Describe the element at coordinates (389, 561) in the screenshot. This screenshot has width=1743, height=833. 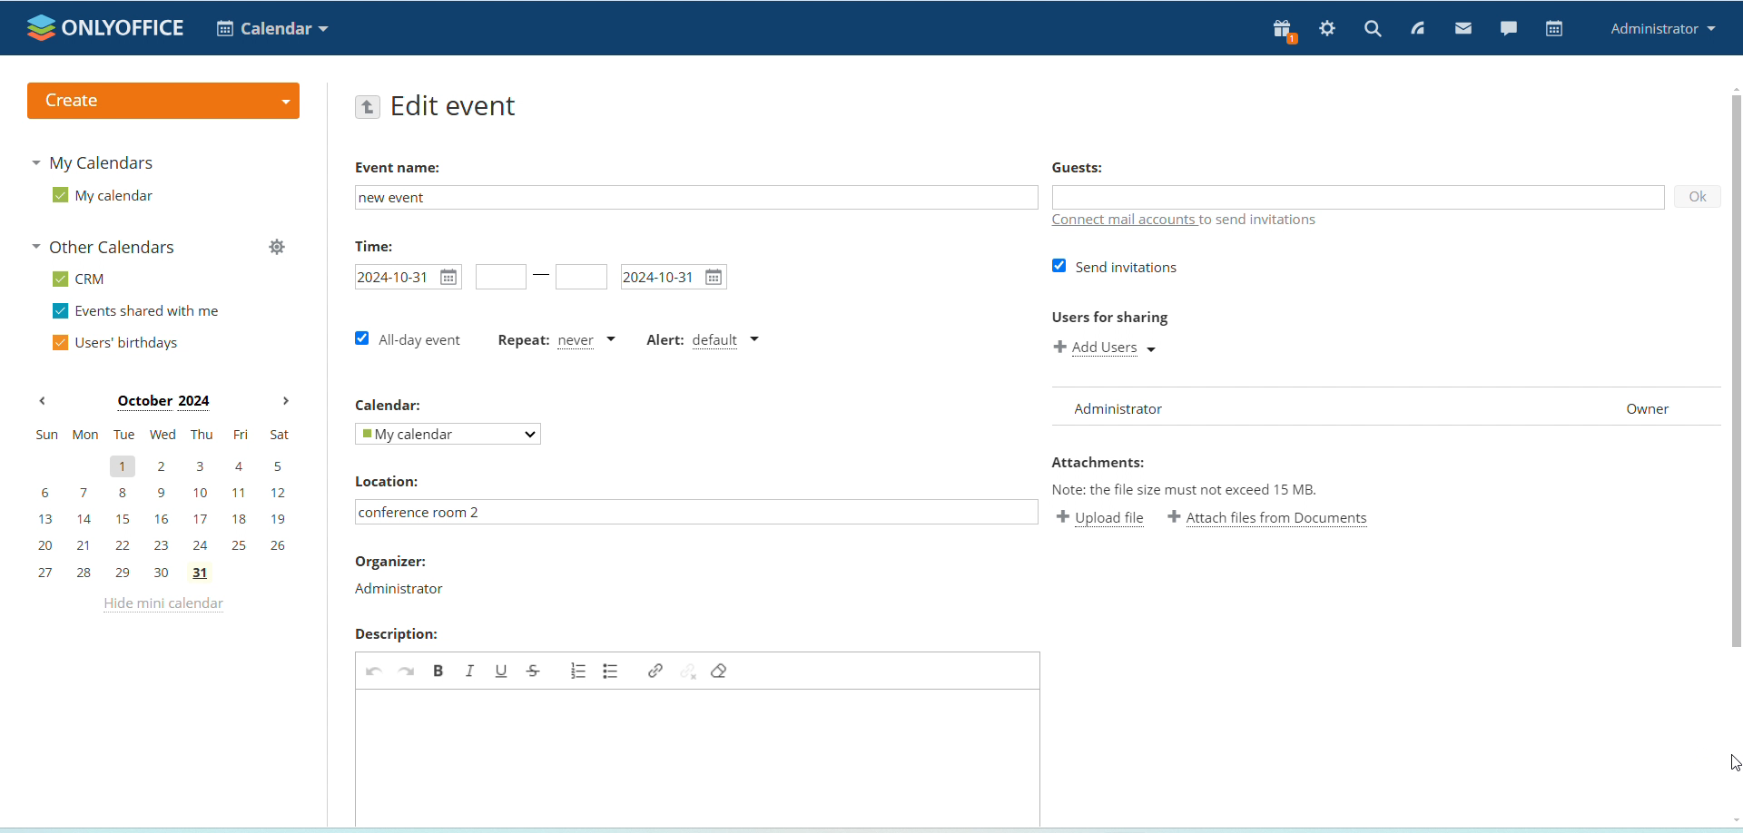
I see `Organizer` at that location.